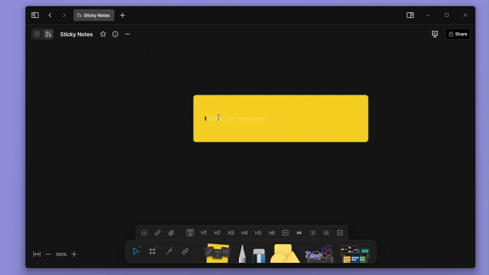  What do you see at coordinates (284, 252) in the screenshot?
I see `shape` at bounding box center [284, 252].